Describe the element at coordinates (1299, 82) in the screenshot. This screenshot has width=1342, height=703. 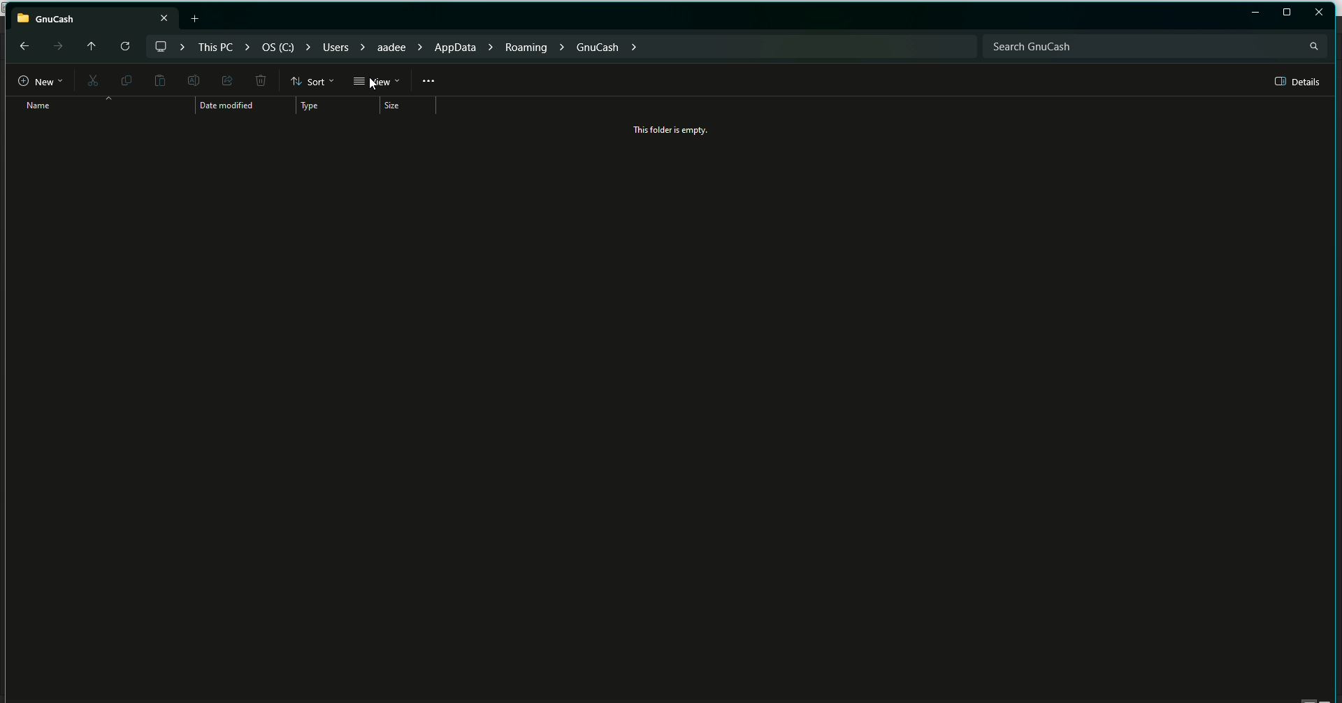
I see `Details` at that location.